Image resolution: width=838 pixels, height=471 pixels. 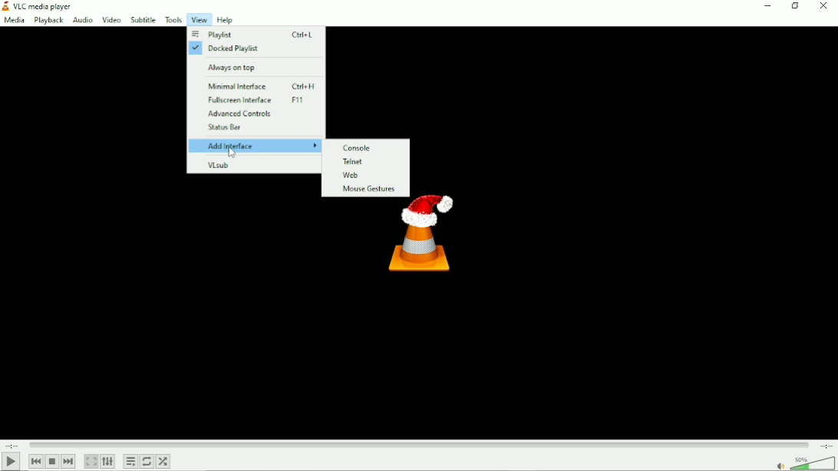 I want to click on Restore down, so click(x=797, y=7).